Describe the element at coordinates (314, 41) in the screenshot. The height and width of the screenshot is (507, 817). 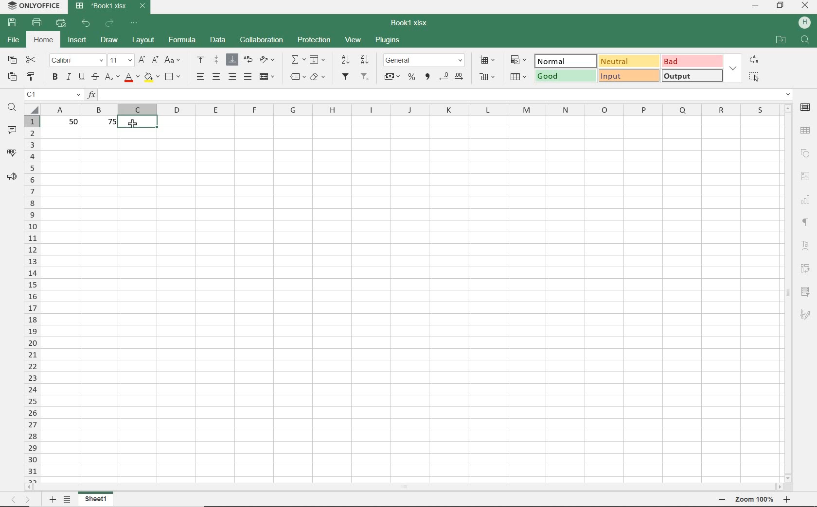
I see `protection` at that location.